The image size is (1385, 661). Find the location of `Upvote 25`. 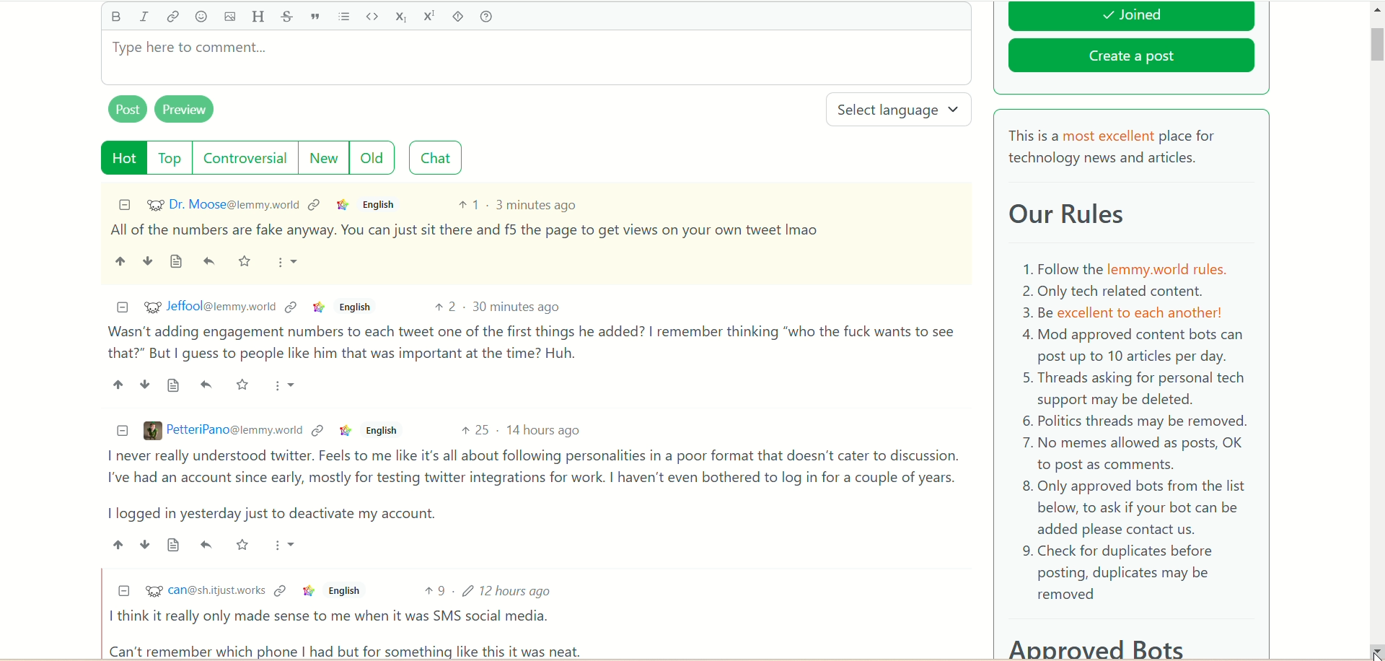

Upvote 25 is located at coordinates (475, 429).